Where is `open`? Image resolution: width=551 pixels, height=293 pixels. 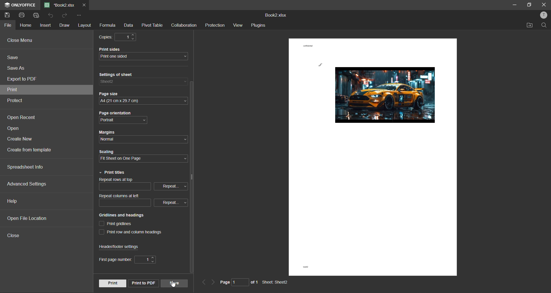 open is located at coordinates (15, 129).